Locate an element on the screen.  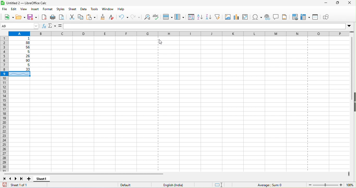
row is located at coordinates (167, 17).